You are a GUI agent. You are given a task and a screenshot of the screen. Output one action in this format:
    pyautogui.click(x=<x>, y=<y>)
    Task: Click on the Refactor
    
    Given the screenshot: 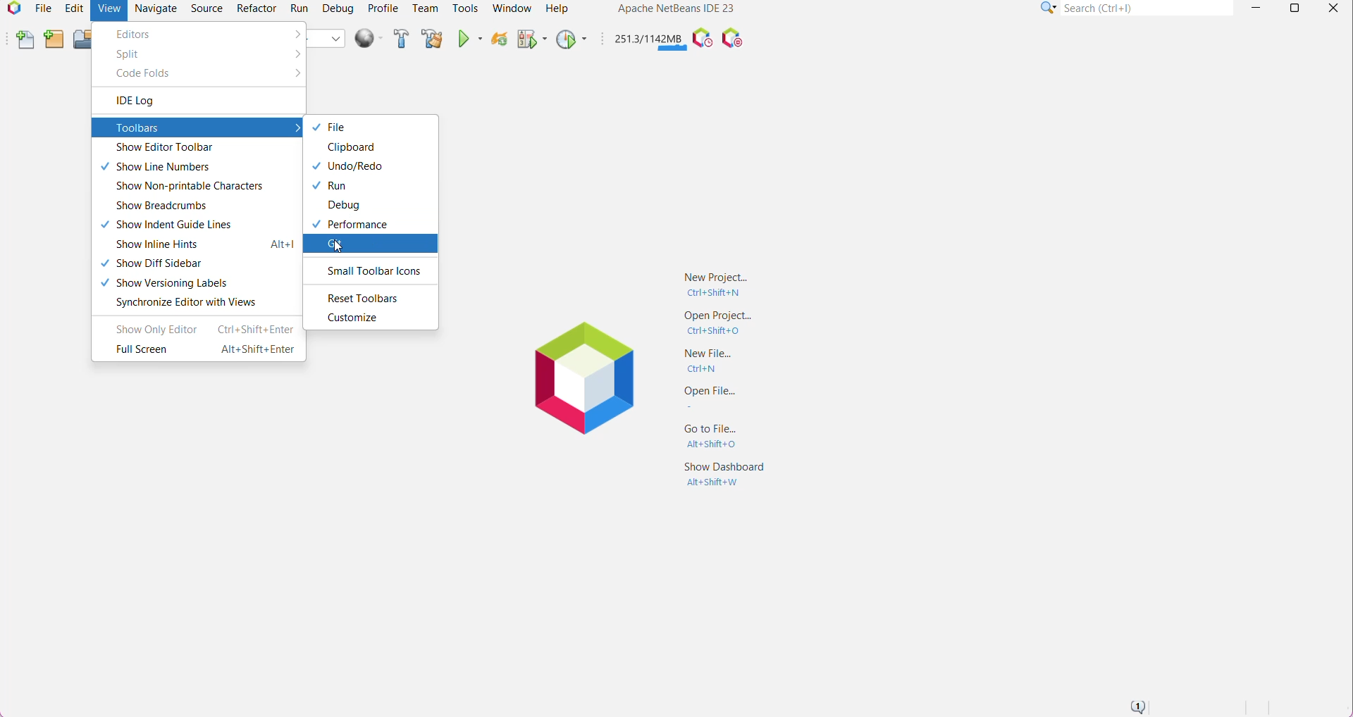 What is the action you would take?
    pyautogui.click(x=255, y=8)
    